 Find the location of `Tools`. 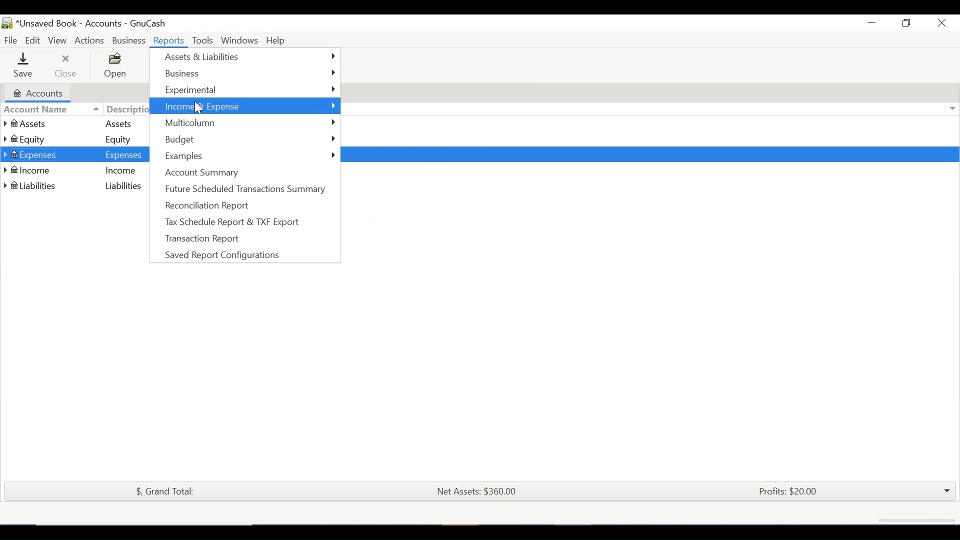

Tools is located at coordinates (200, 40).